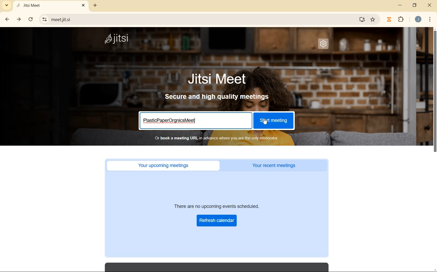 The width and height of the screenshot is (437, 272). Describe the element at coordinates (401, 20) in the screenshot. I see `extensions` at that location.